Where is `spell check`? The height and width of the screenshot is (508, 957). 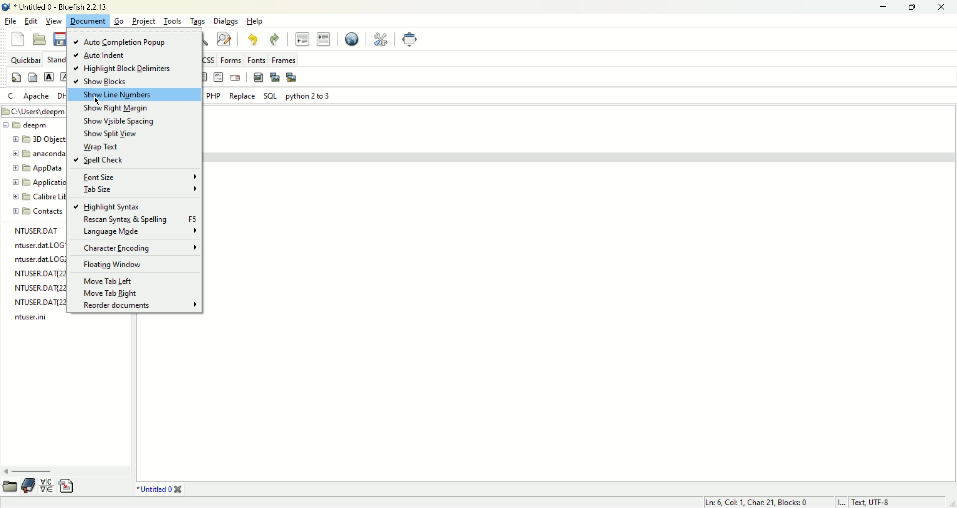
spell check is located at coordinates (97, 159).